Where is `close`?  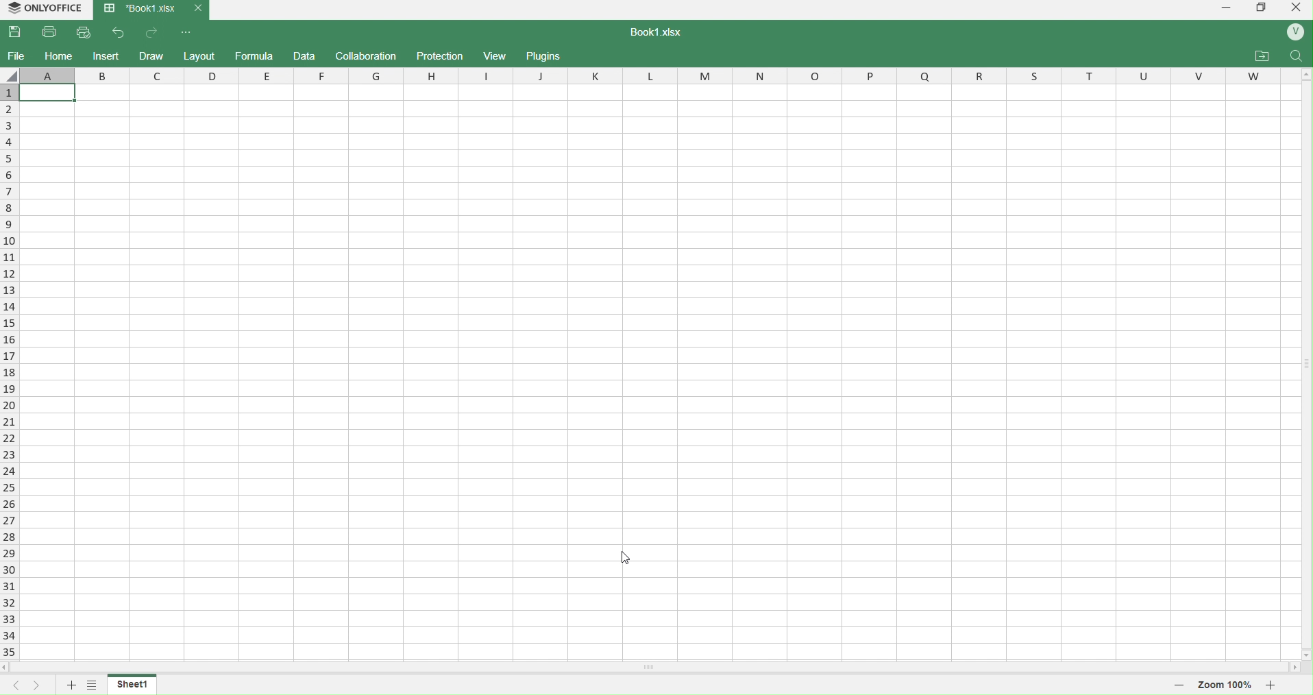
close is located at coordinates (1294, 10).